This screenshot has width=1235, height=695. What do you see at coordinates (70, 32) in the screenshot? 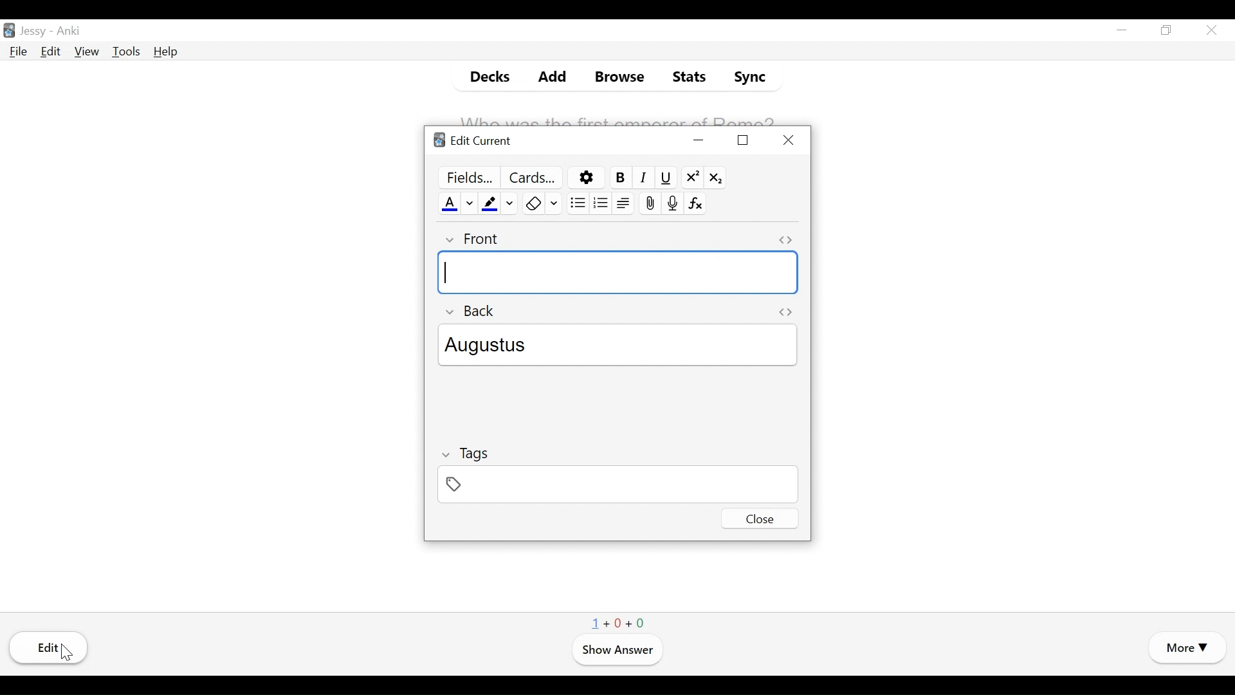
I see `Anki` at bounding box center [70, 32].